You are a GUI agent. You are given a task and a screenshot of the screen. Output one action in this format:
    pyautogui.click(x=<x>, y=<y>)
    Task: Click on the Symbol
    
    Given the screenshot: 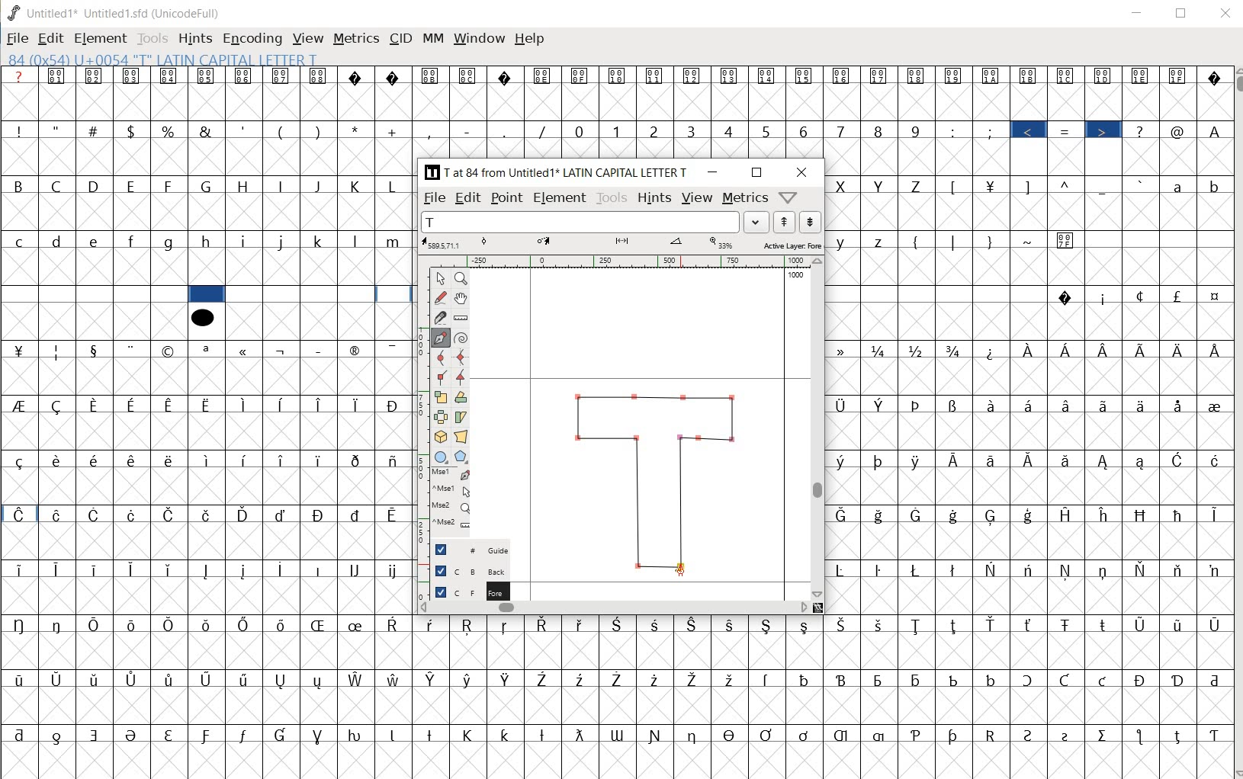 What is the action you would take?
    pyautogui.click(x=618, y=75)
    